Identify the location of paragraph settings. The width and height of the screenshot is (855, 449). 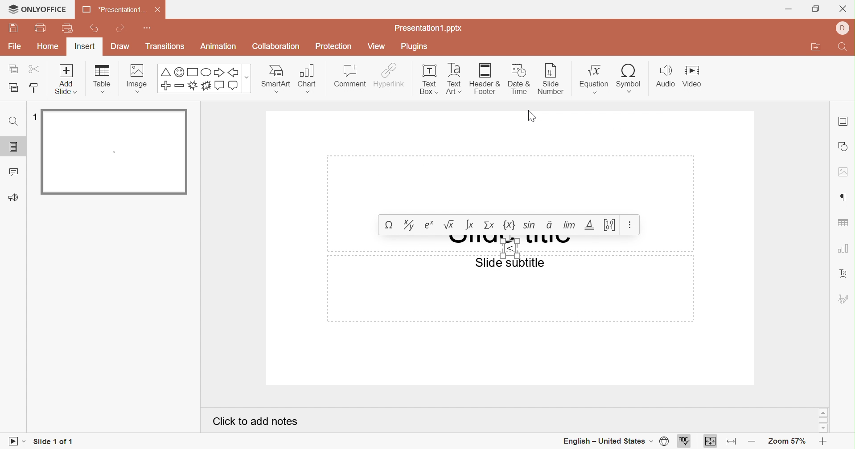
(843, 196).